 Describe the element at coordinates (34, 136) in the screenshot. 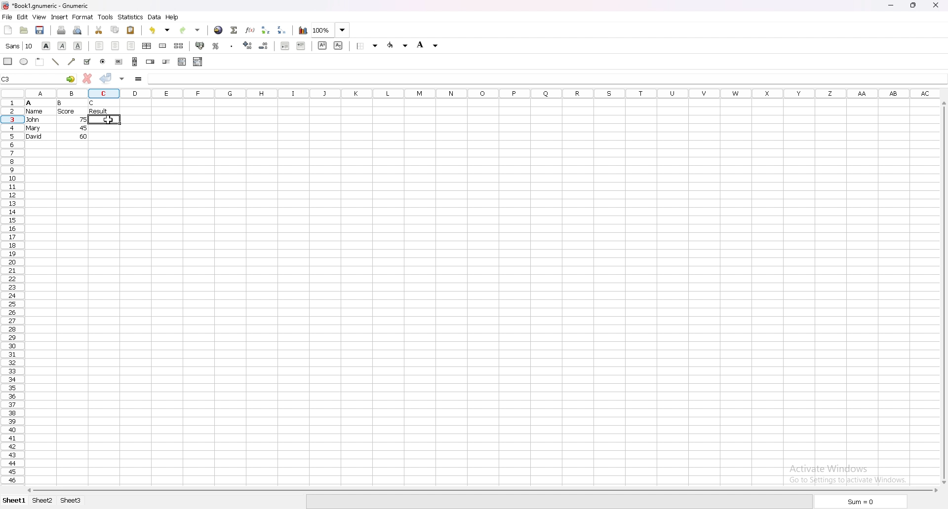

I see `david` at that location.